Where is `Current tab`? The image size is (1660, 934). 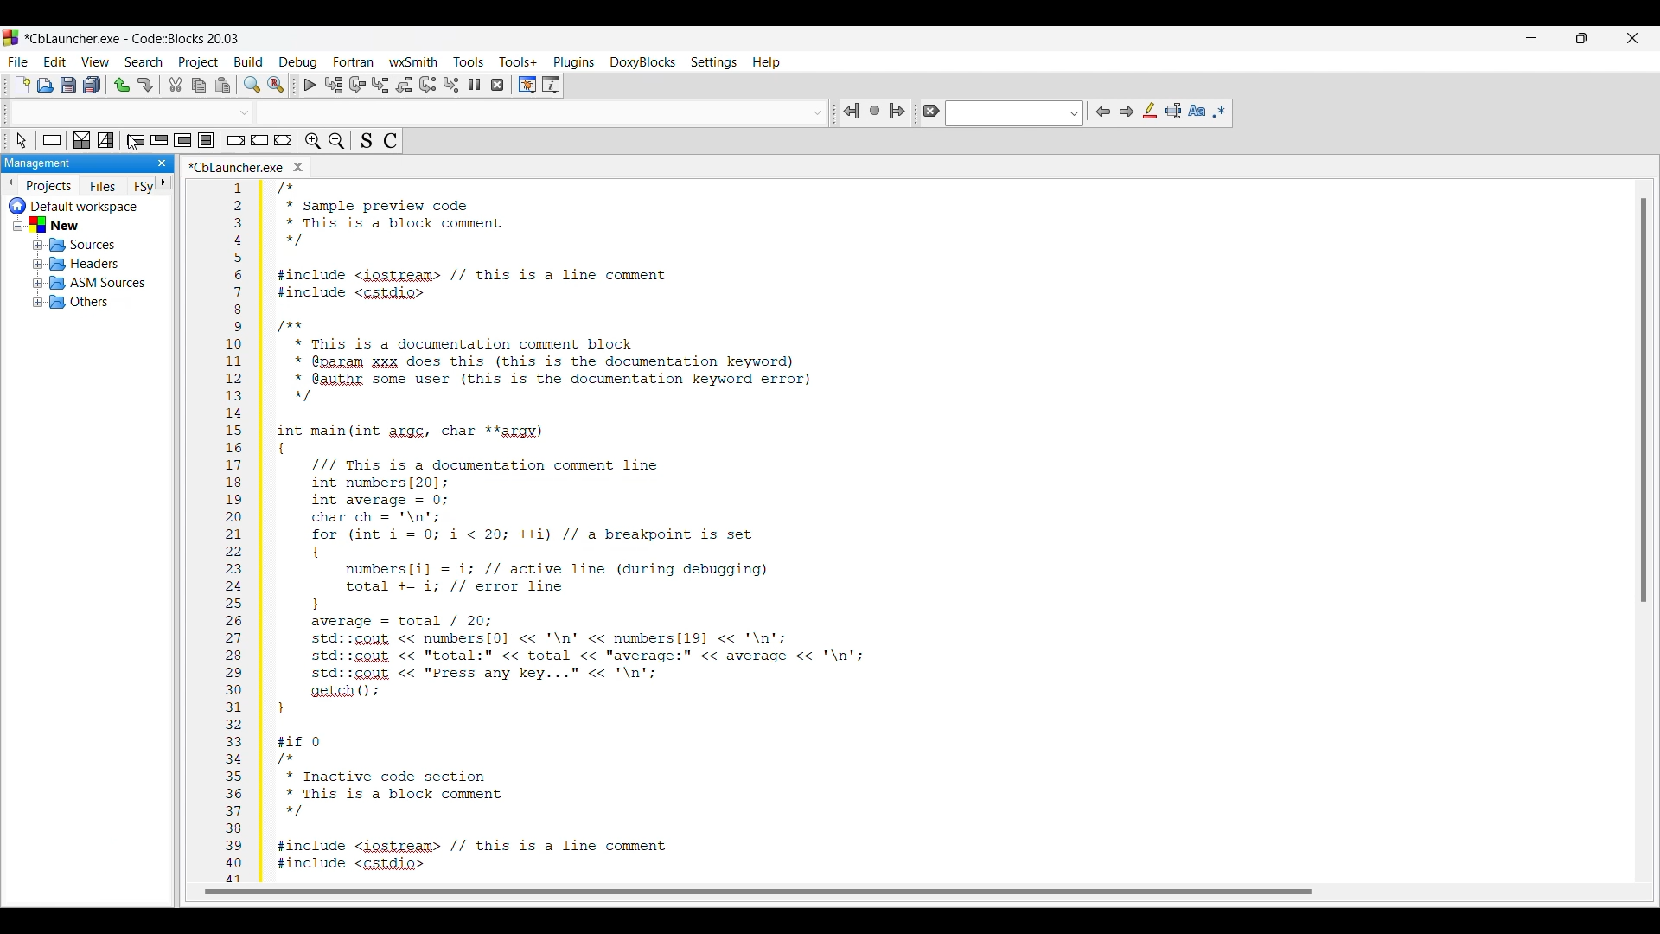 Current tab is located at coordinates (58, 167).